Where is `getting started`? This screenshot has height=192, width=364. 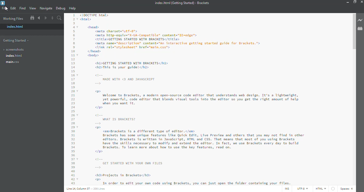
getting started is located at coordinates (17, 41).